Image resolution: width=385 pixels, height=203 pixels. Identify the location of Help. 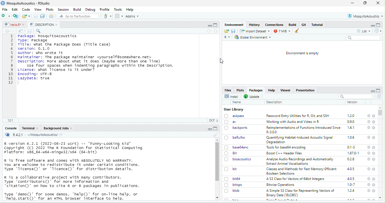
(272, 91).